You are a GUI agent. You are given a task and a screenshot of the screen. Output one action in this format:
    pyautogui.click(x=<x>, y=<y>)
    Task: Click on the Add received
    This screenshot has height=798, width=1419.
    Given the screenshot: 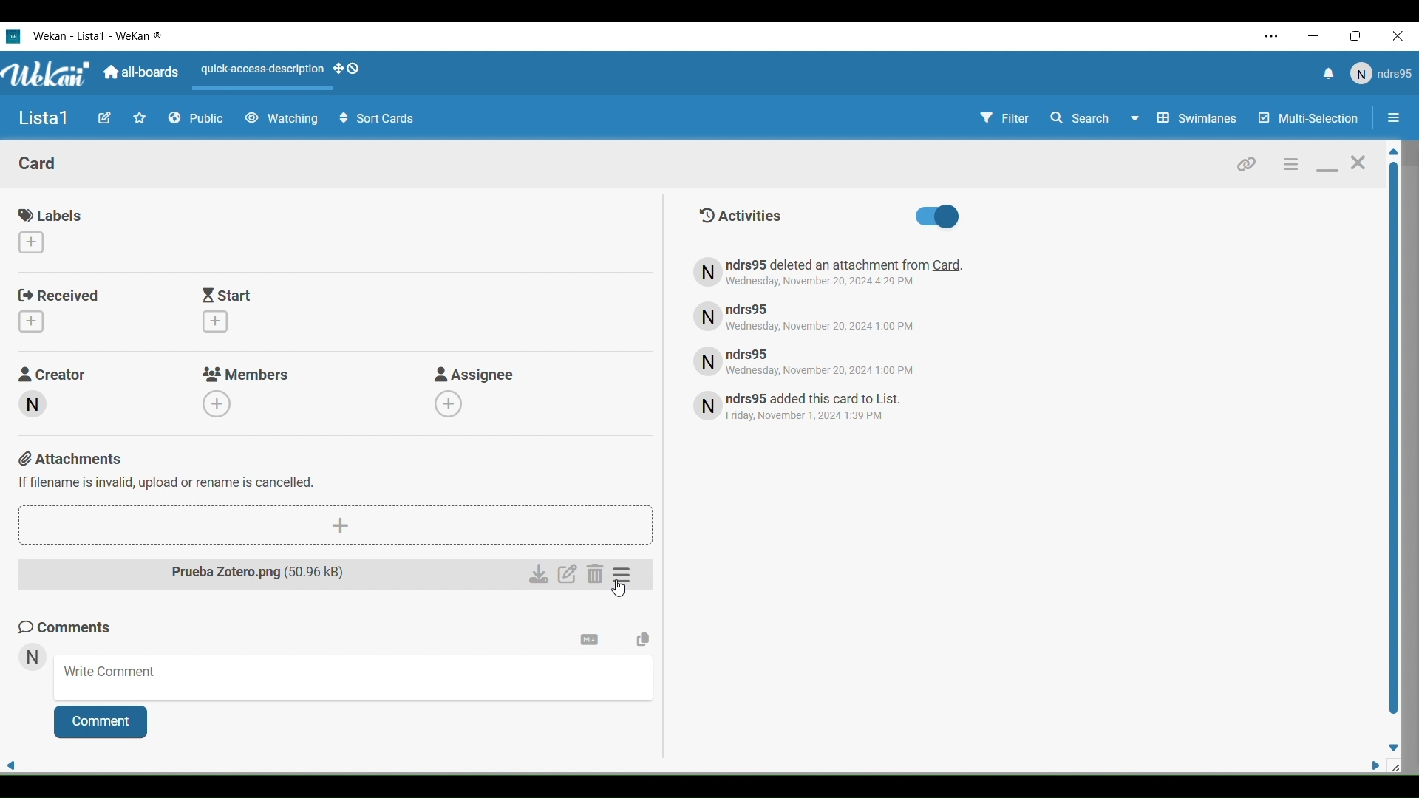 What is the action you would take?
    pyautogui.click(x=30, y=321)
    